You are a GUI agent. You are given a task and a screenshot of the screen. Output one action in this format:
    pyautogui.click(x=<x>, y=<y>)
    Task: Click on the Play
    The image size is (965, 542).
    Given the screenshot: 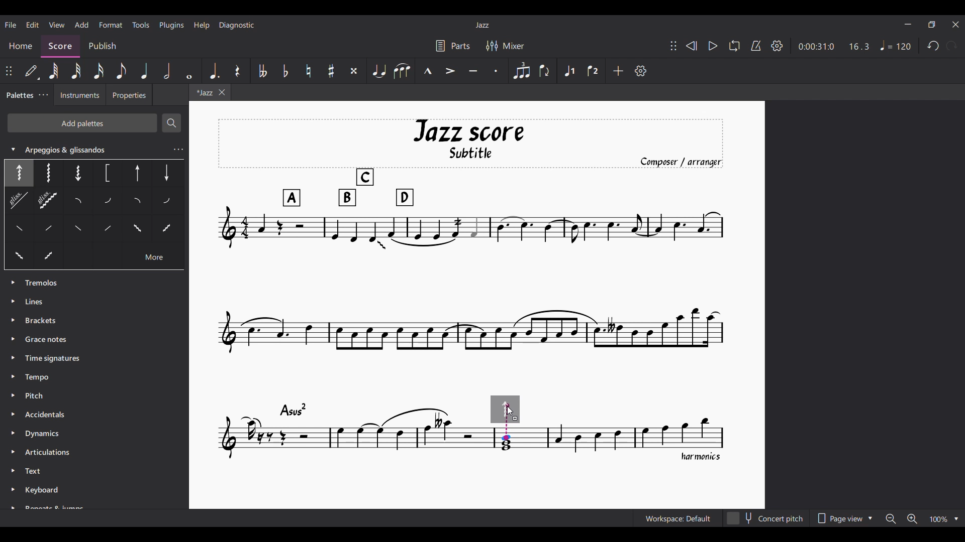 What is the action you would take?
    pyautogui.click(x=713, y=46)
    